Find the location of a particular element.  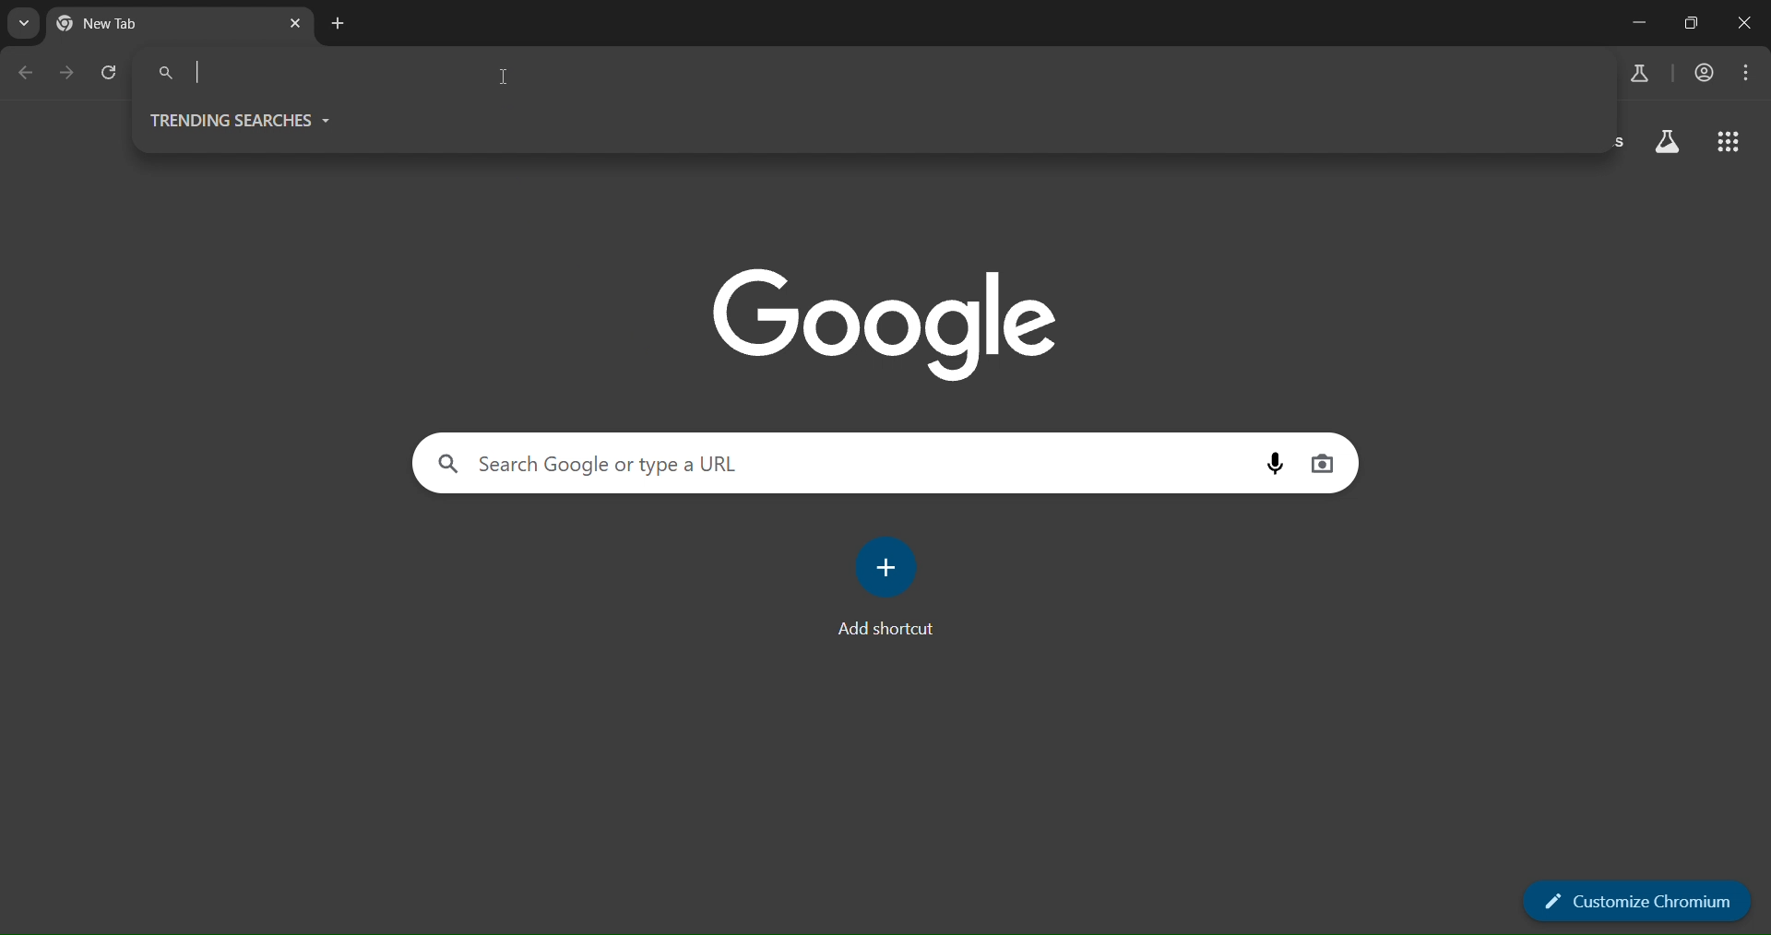

google is located at coordinates (884, 325).